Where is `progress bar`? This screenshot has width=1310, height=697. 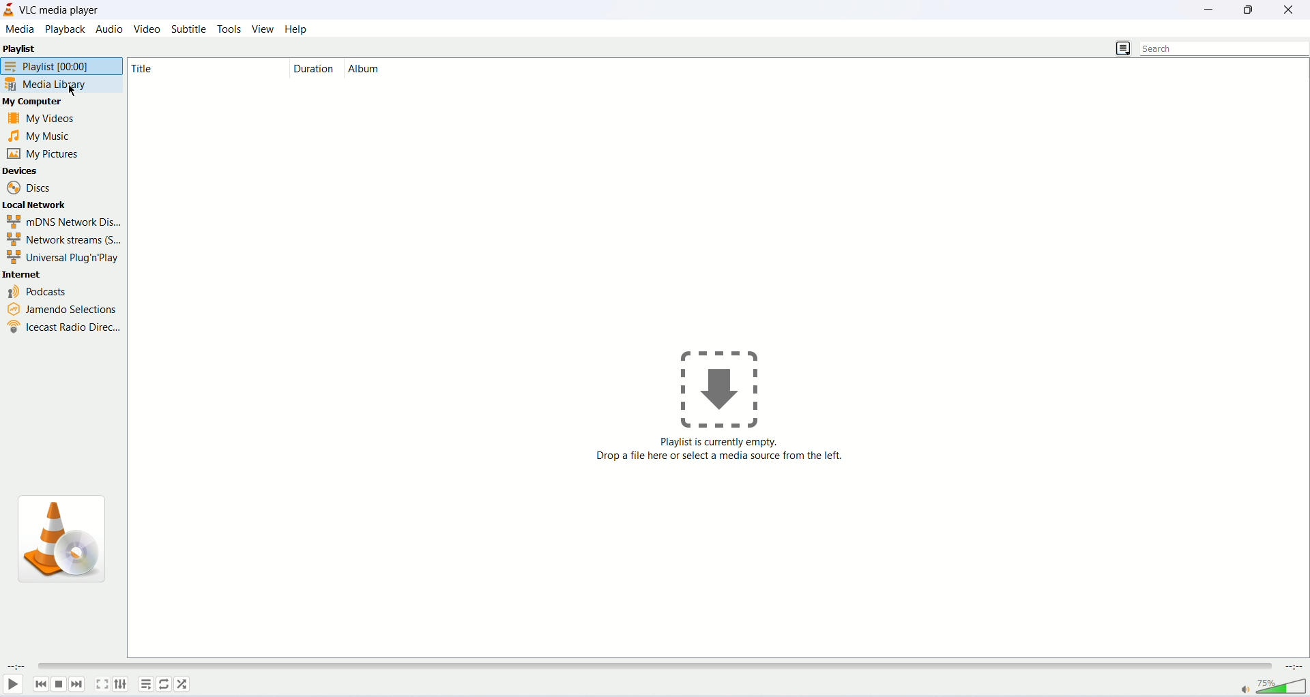 progress bar is located at coordinates (658, 665).